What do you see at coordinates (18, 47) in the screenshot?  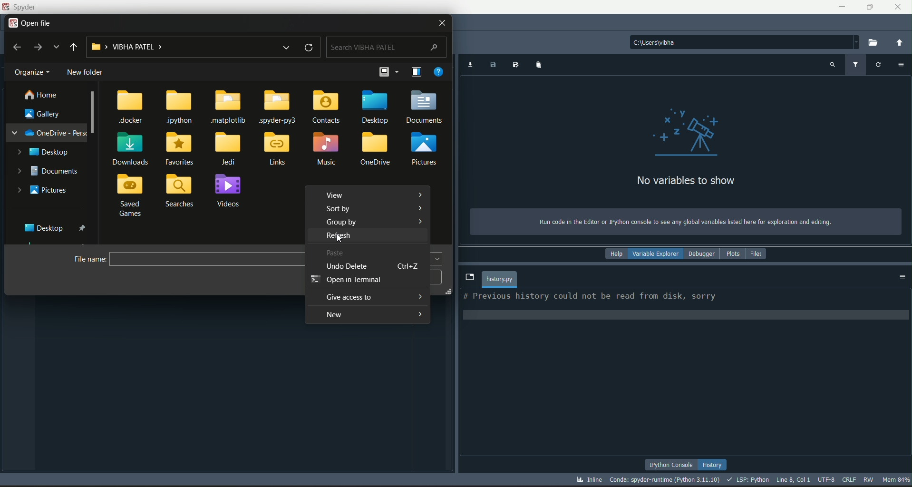 I see `back` at bounding box center [18, 47].